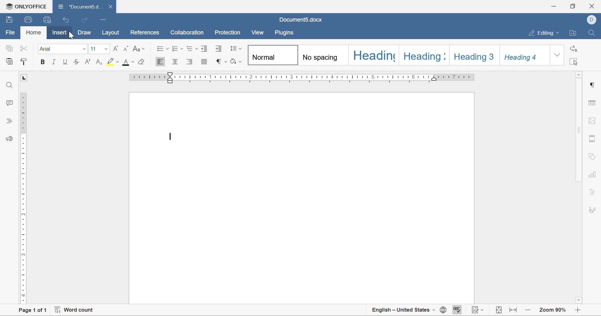 This screenshot has width=601, height=316. What do you see at coordinates (103, 19) in the screenshot?
I see `customize quick access toolbar` at bounding box center [103, 19].